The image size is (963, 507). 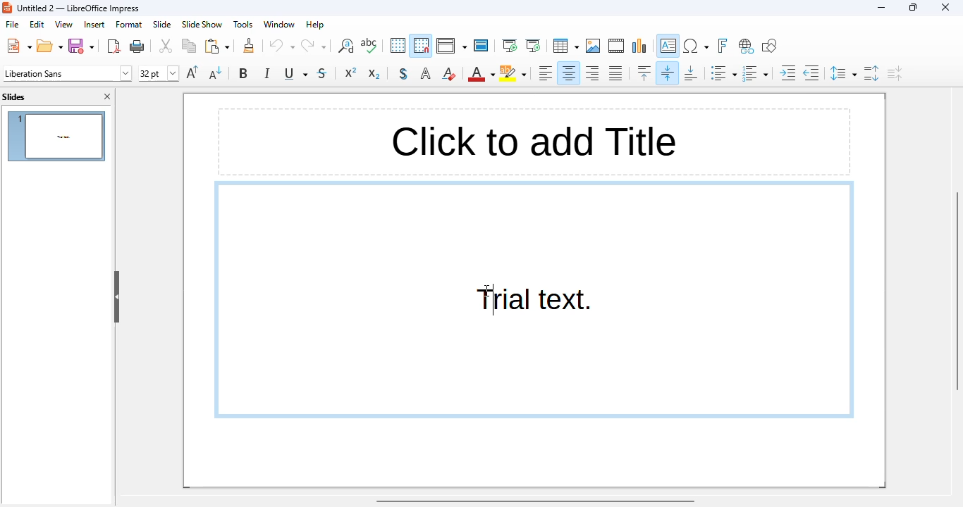 I want to click on decrease paragraph spacing, so click(x=895, y=74).